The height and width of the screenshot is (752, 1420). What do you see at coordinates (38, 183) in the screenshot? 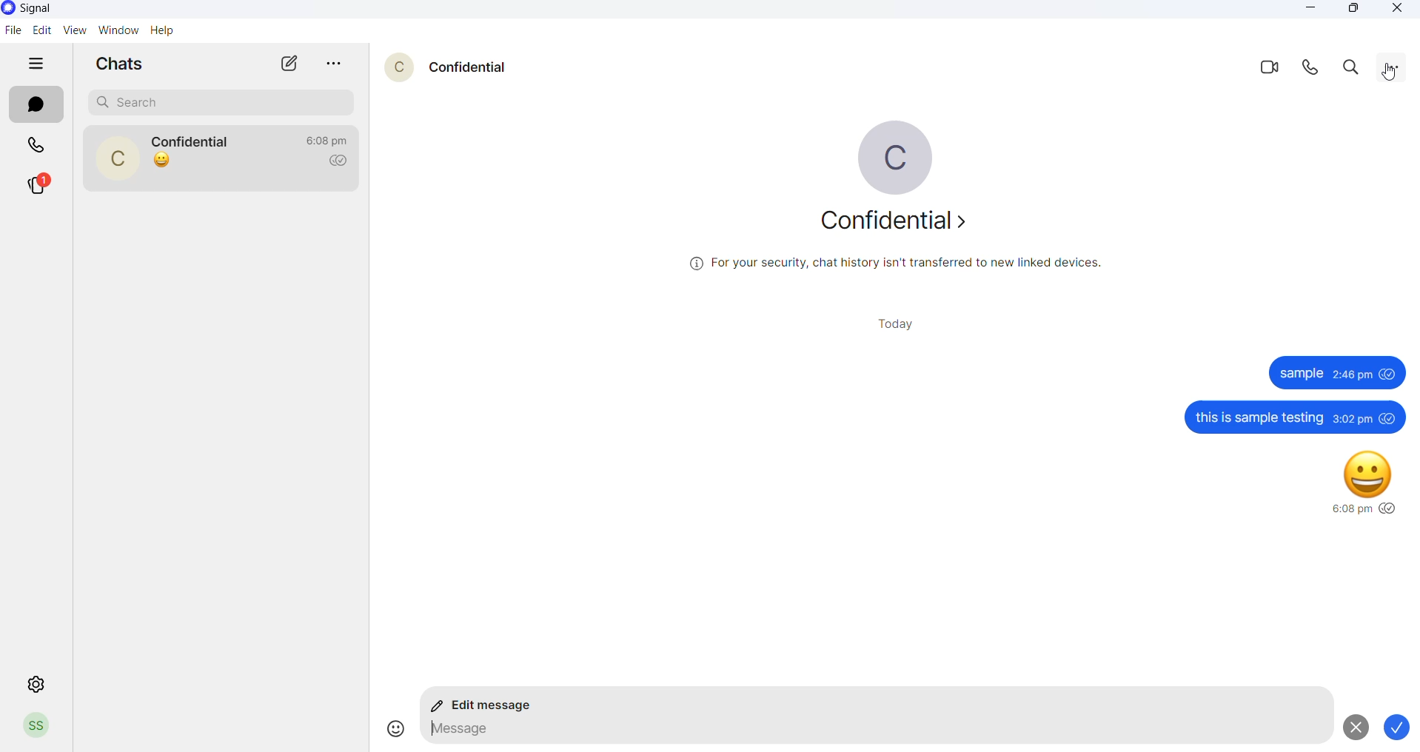
I see `stories` at bounding box center [38, 183].